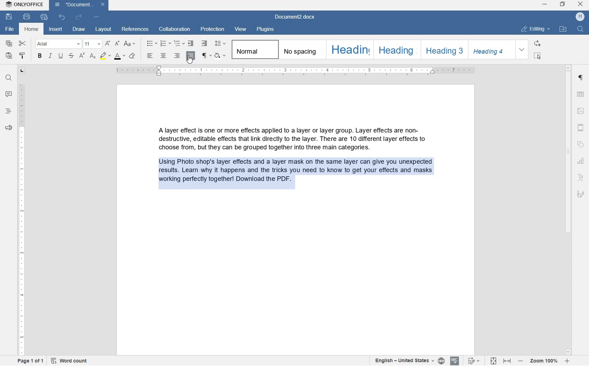 The height and width of the screenshot is (366, 589). I want to click on close, so click(581, 5).